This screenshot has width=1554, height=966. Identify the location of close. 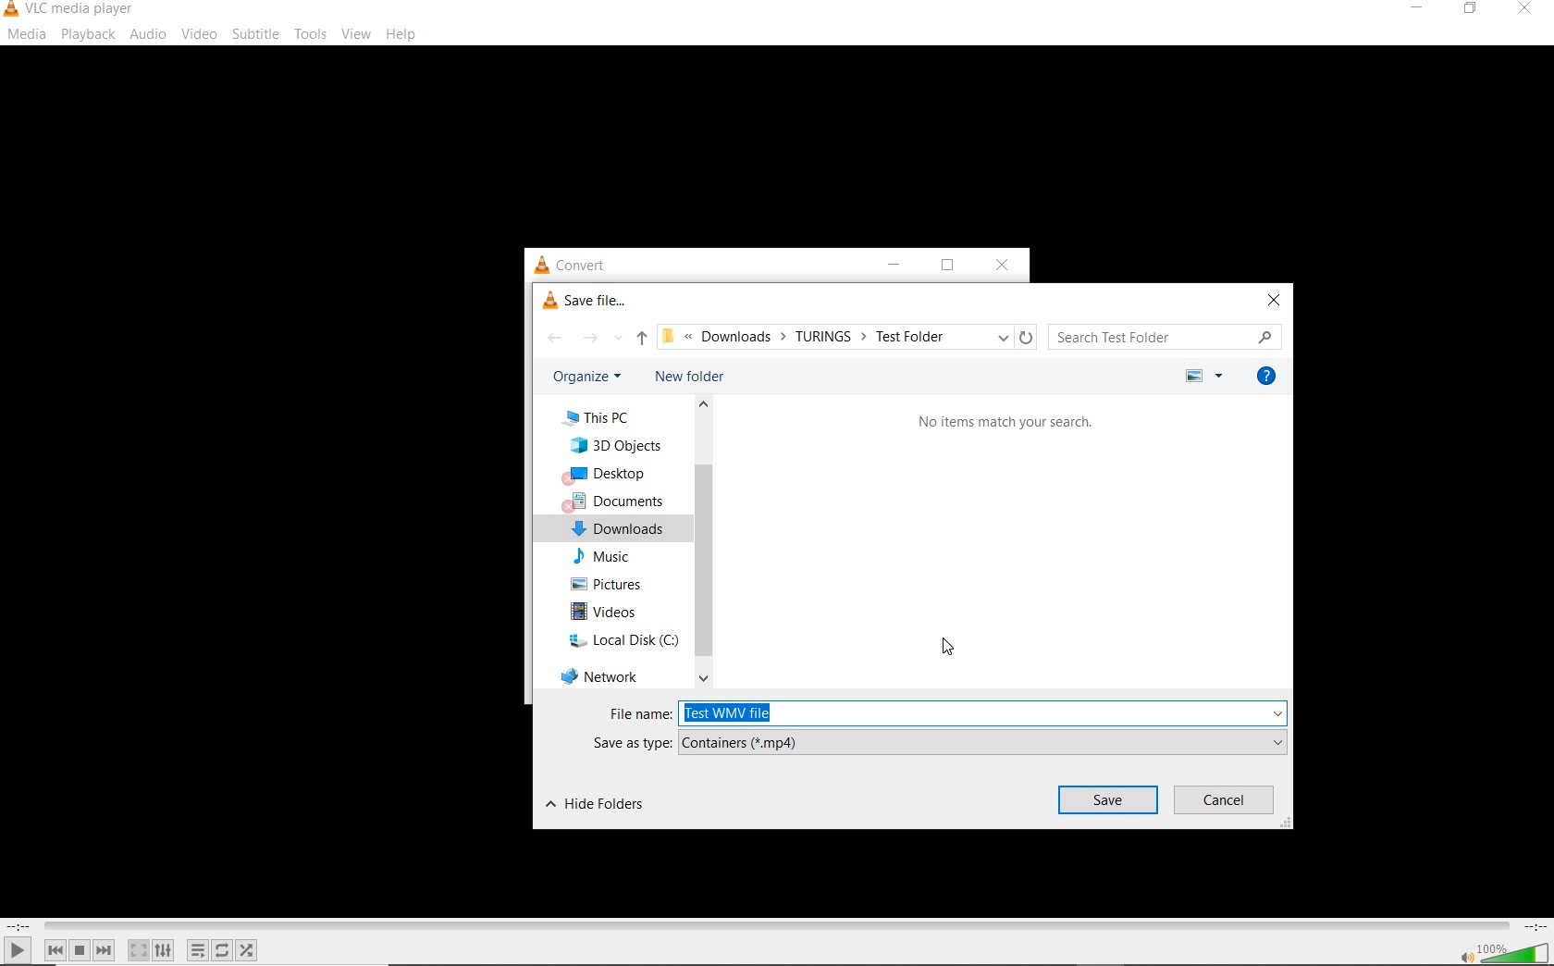
(1523, 12).